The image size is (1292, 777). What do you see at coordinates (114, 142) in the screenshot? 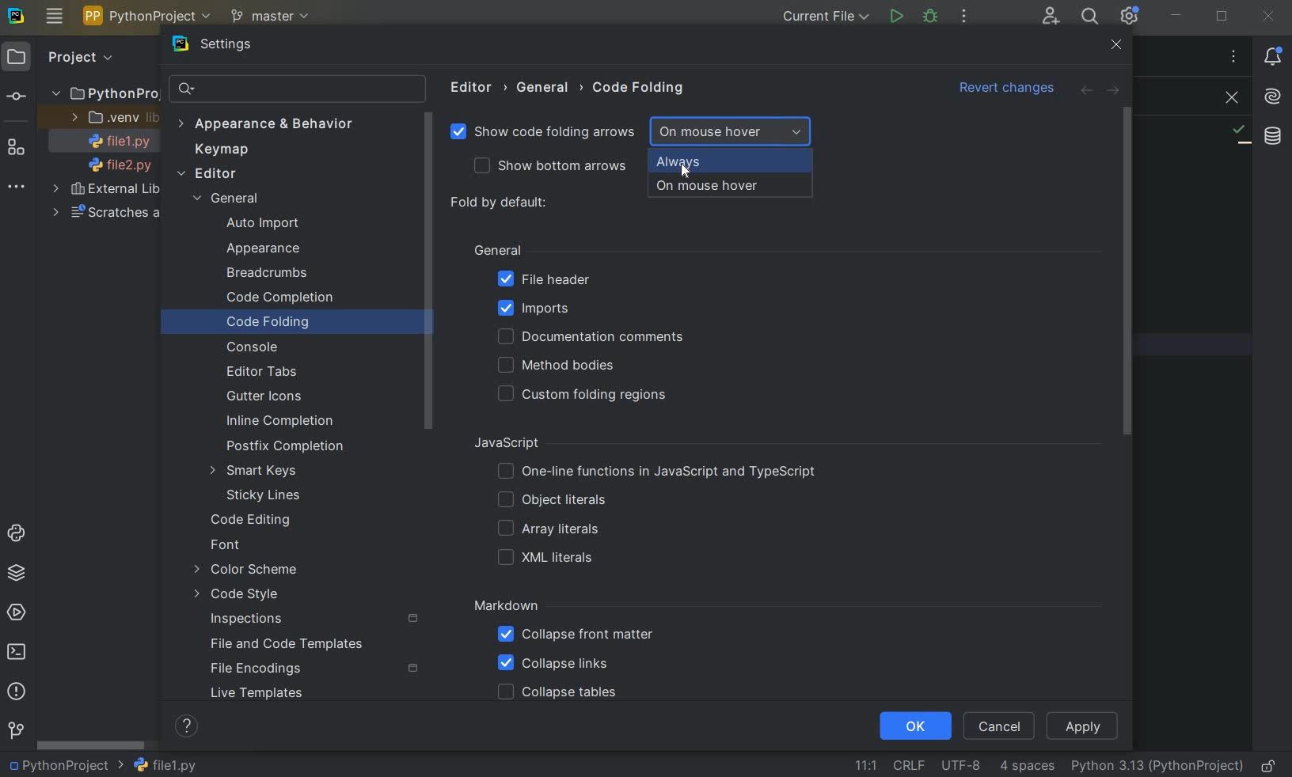
I see `FILE NAME 1` at bounding box center [114, 142].